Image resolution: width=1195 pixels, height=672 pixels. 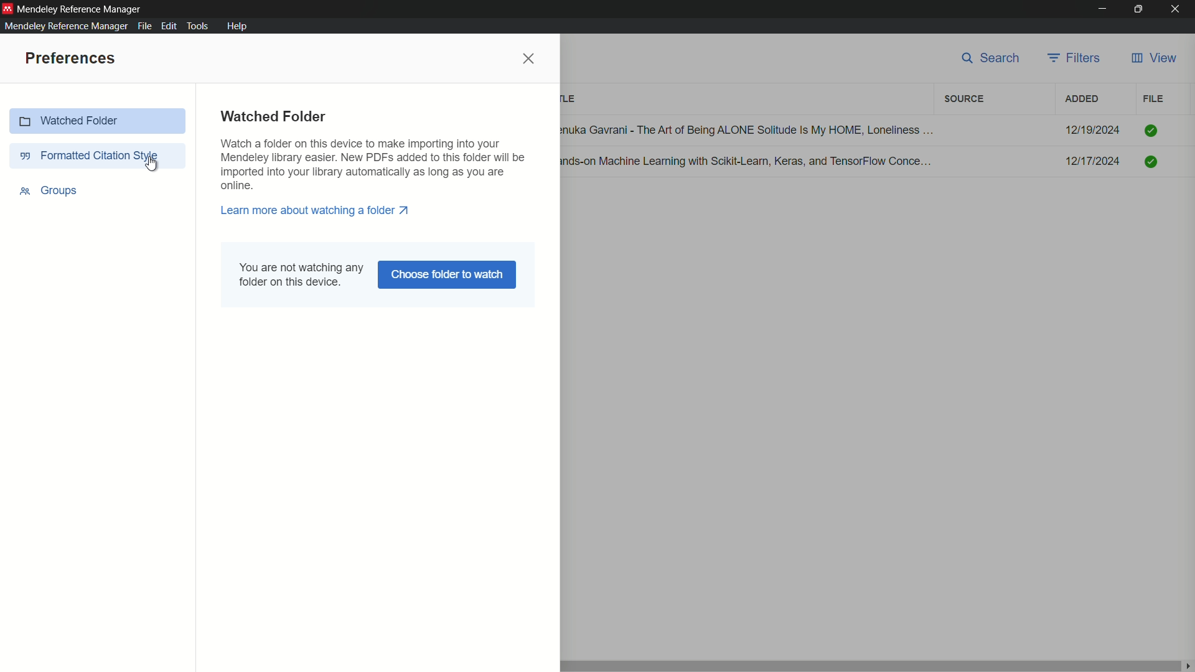 What do you see at coordinates (530, 59) in the screenshot?
I see `close preferences` at bounding box center [530, 59].